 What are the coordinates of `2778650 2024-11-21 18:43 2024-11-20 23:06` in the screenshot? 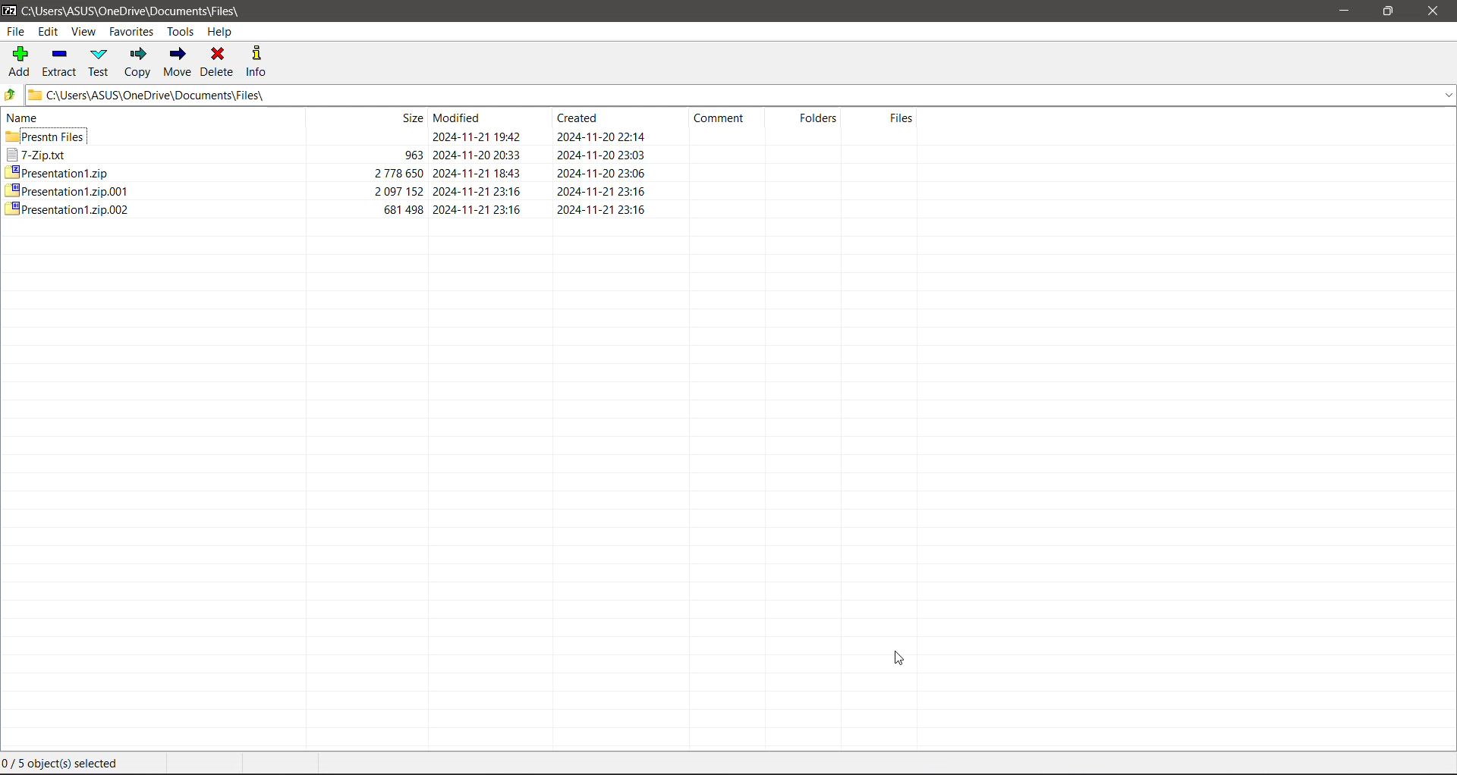 It's located at (525, 173).